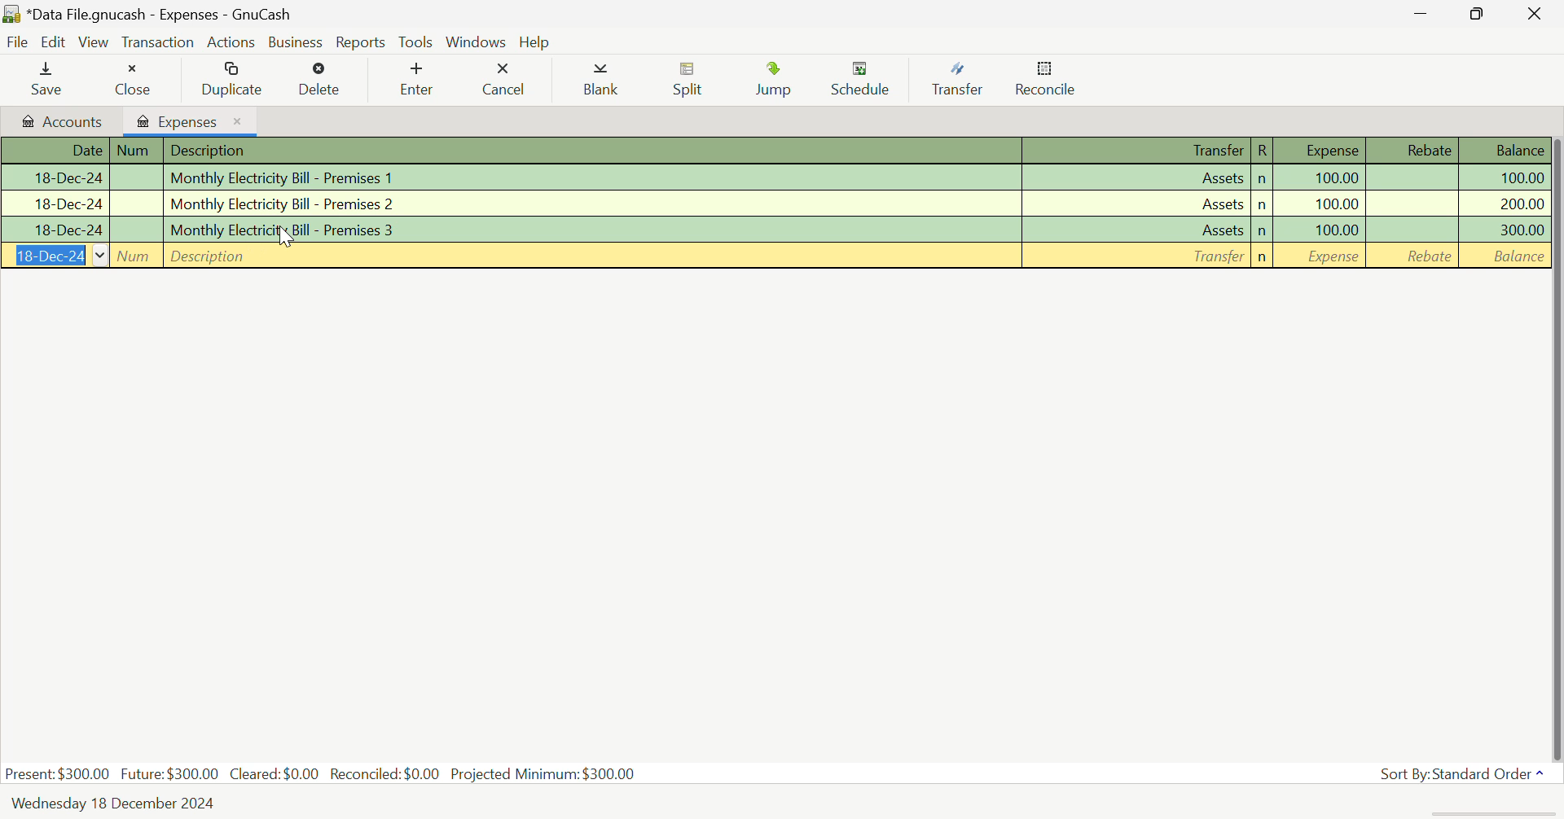  What do you see at coordinates (1045, 82) in the screenshot?
I see `Reconcile` at bounding box center [1045, 82].